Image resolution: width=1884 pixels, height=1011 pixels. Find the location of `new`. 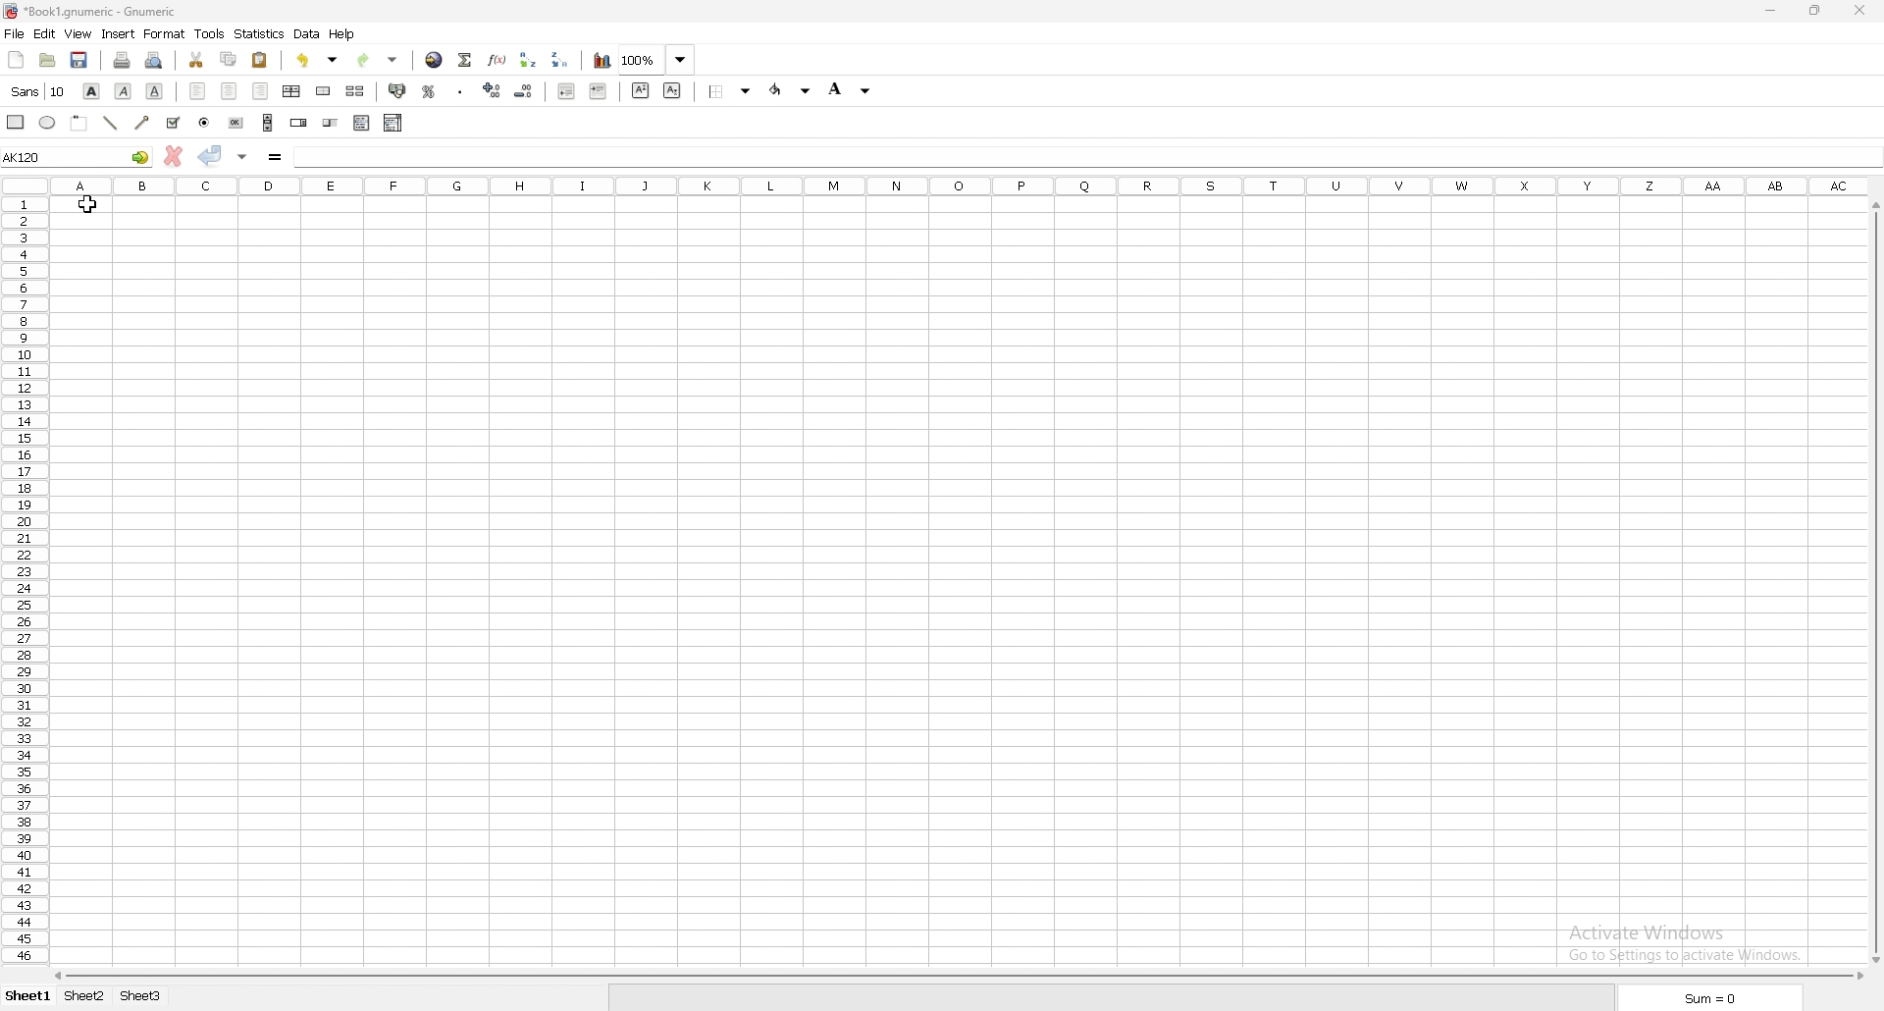

new is located at coordinates (17, 60).